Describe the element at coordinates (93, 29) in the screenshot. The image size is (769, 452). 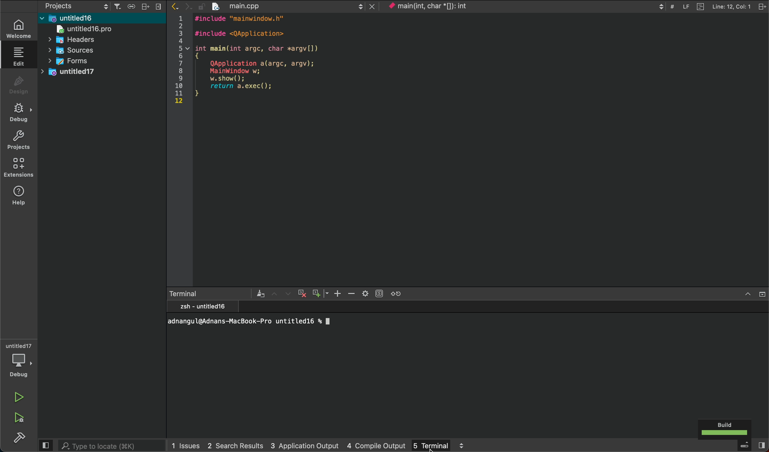
I see `untitled 16 pro` at that location.